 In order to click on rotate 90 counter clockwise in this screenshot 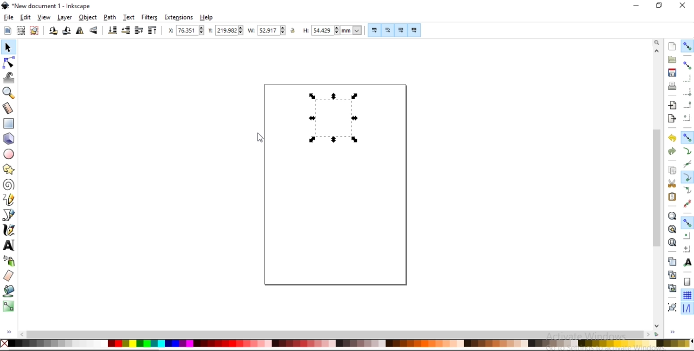, I will do `click(53, 32)`.